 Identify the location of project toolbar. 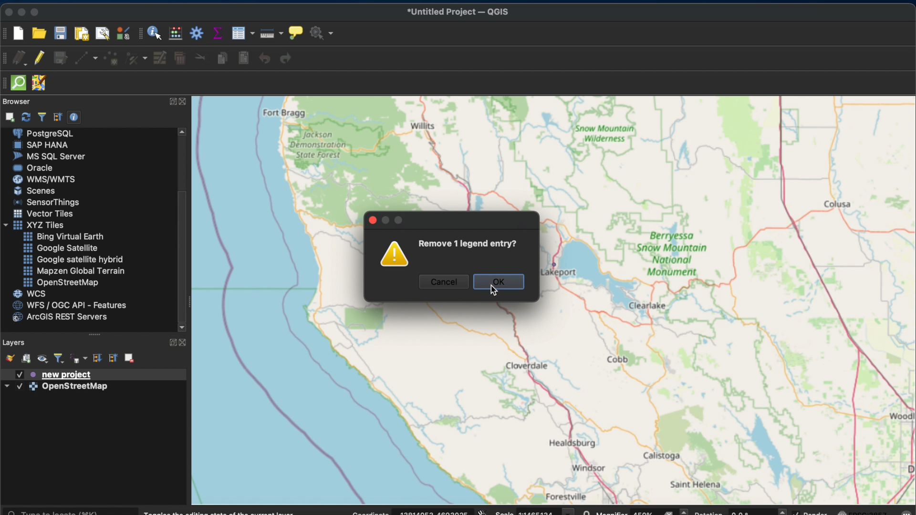
(6, 32).